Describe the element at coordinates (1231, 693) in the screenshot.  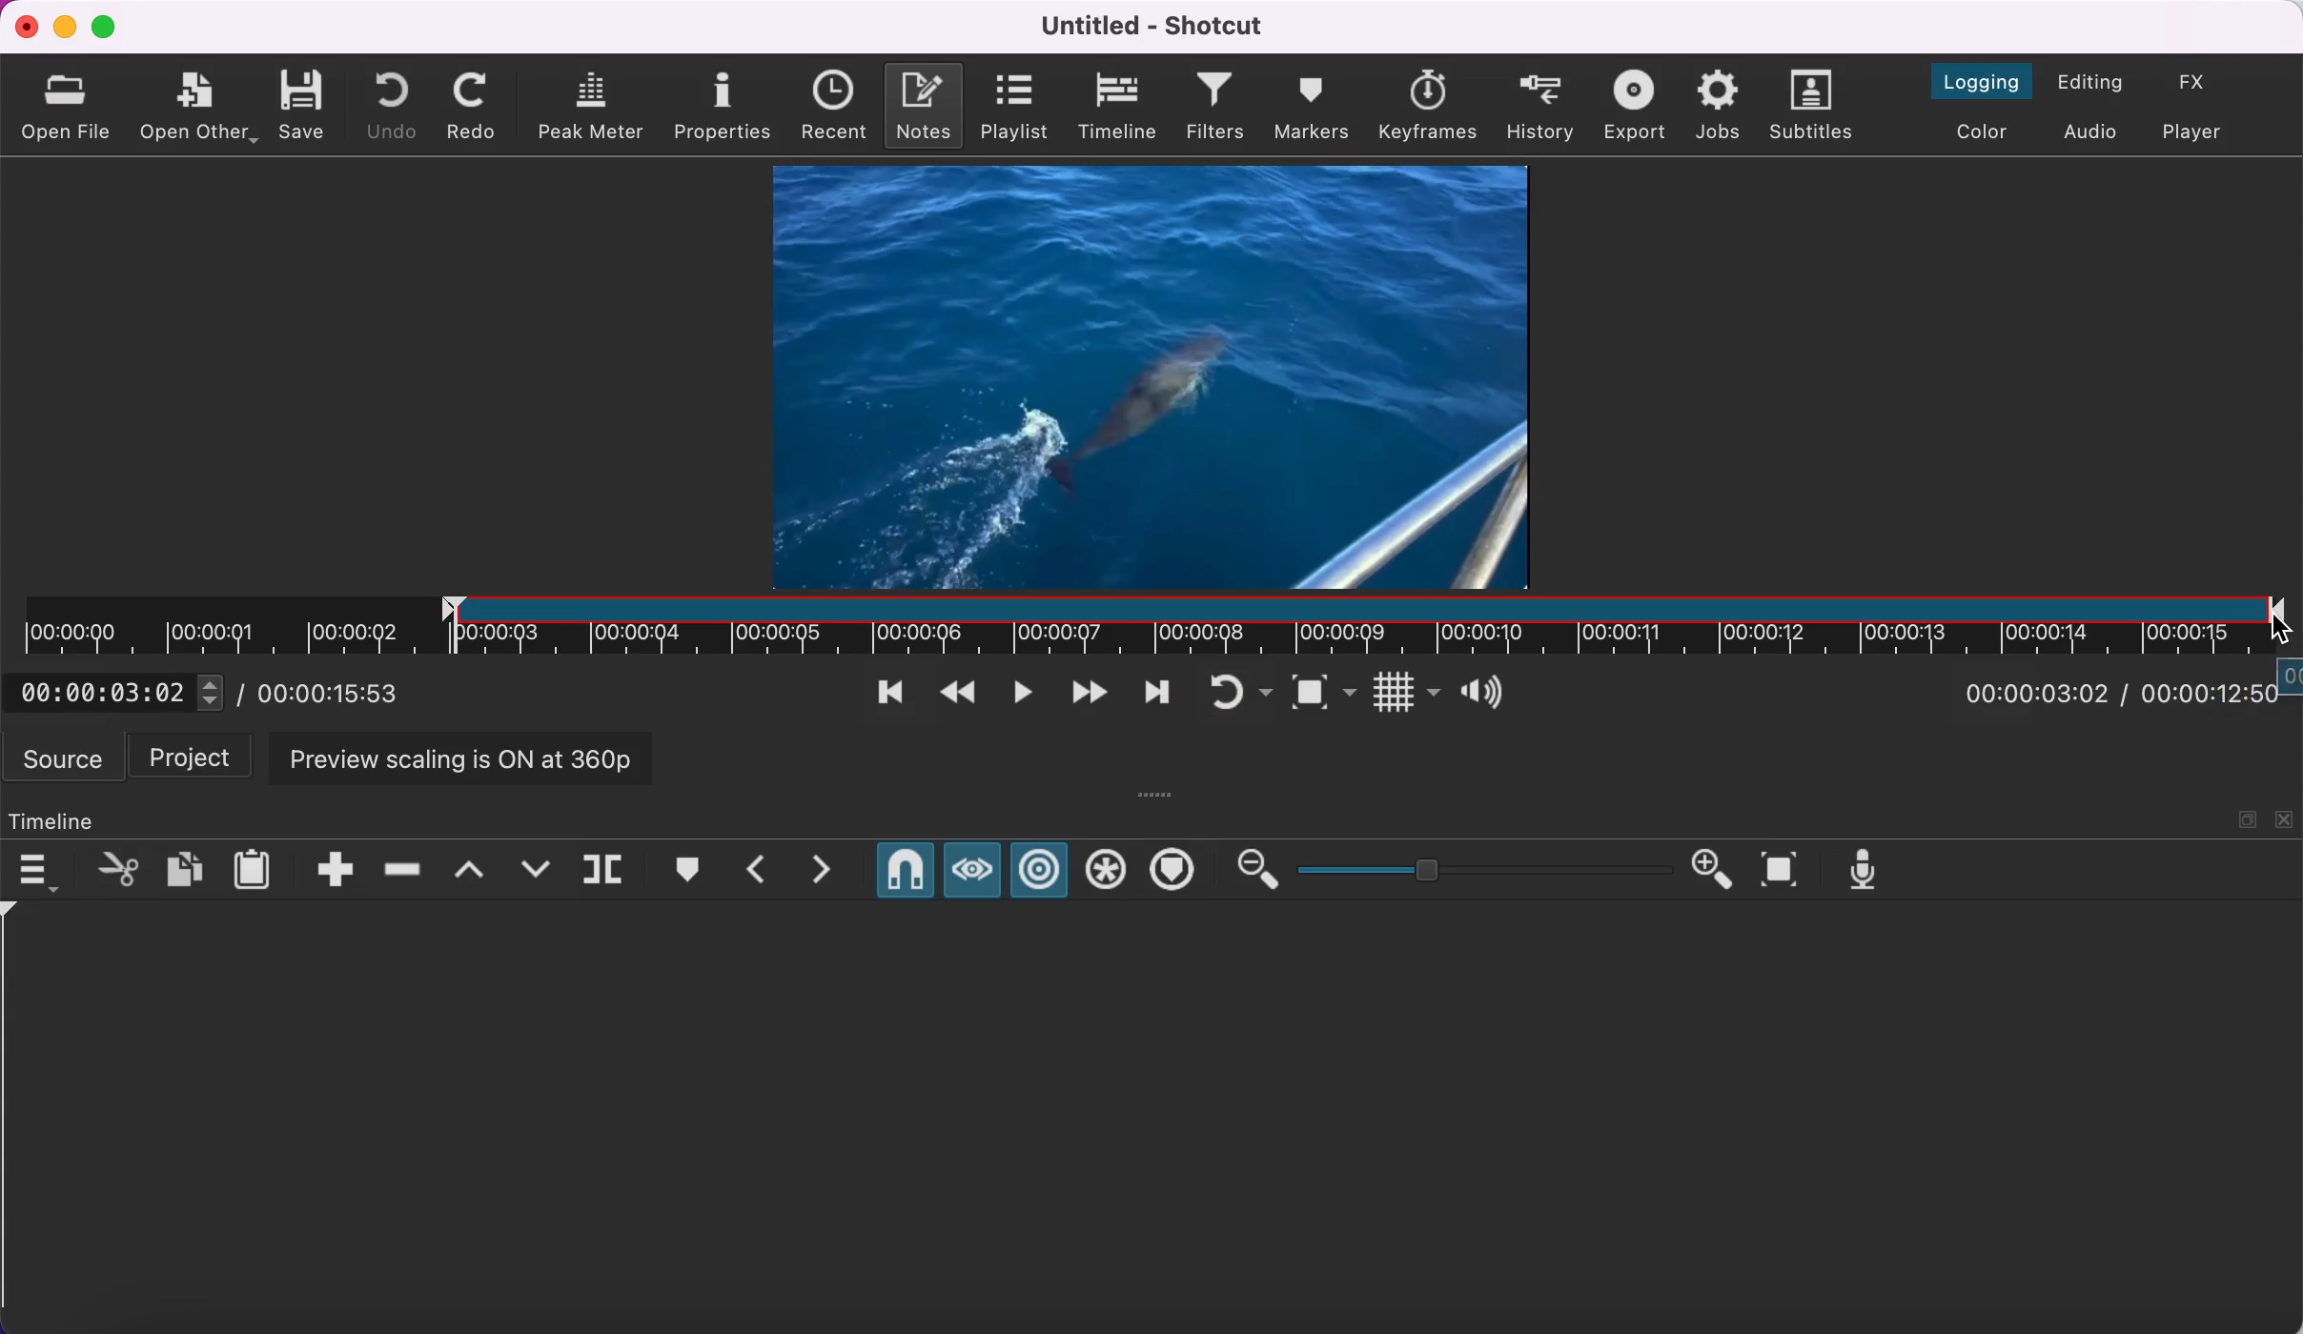
I see `` at that location.